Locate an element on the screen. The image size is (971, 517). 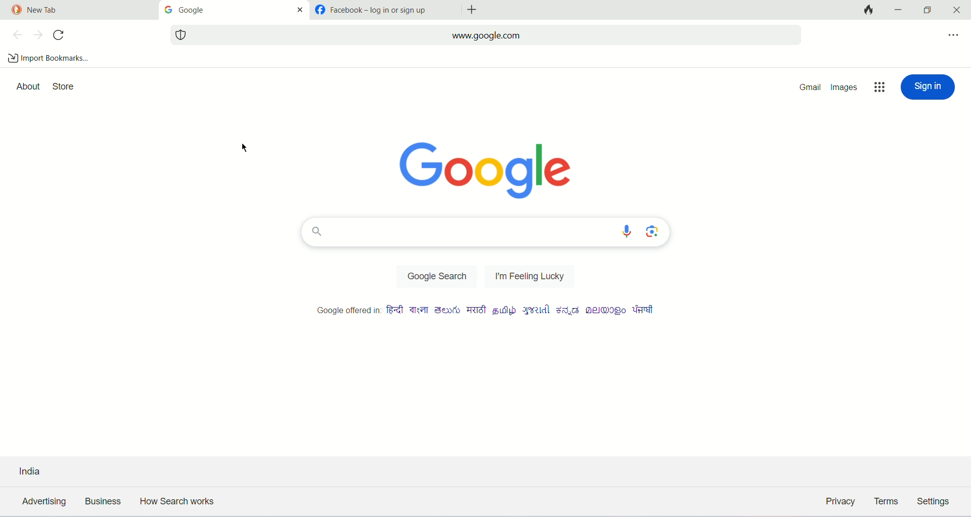
previous is located at coordinates (16, 35).